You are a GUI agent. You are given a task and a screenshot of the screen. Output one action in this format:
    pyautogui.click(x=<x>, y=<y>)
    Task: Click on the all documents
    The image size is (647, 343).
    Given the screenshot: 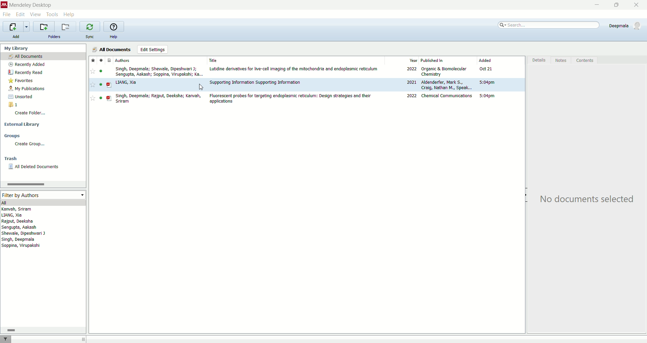 What is the action you would take?
    pyautogui.click(x=112, y=49)
    